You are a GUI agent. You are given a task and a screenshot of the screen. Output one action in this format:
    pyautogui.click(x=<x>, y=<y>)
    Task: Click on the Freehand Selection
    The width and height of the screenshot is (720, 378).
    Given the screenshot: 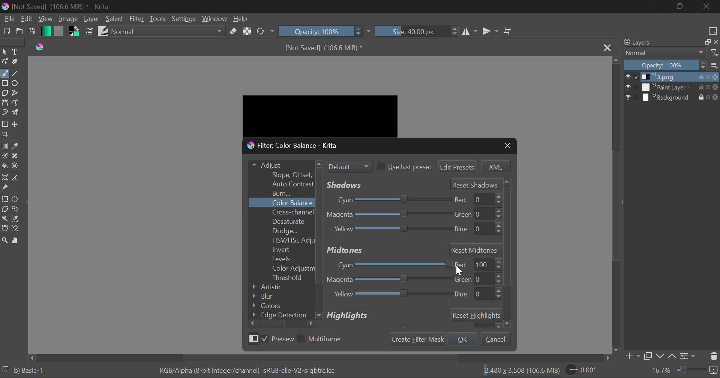 What is the action you would take?
    pyautogui.click(x=15, y=209)
    